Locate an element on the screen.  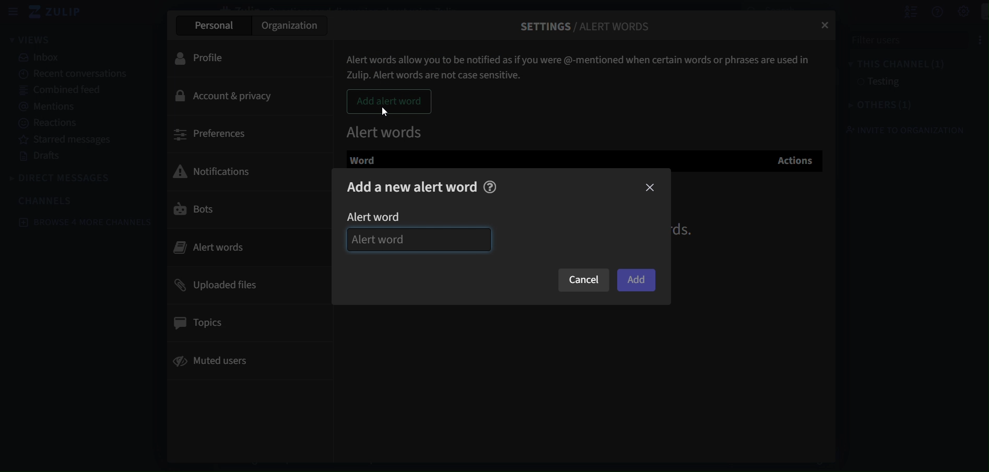
topics is located at coordinates (201, 321).